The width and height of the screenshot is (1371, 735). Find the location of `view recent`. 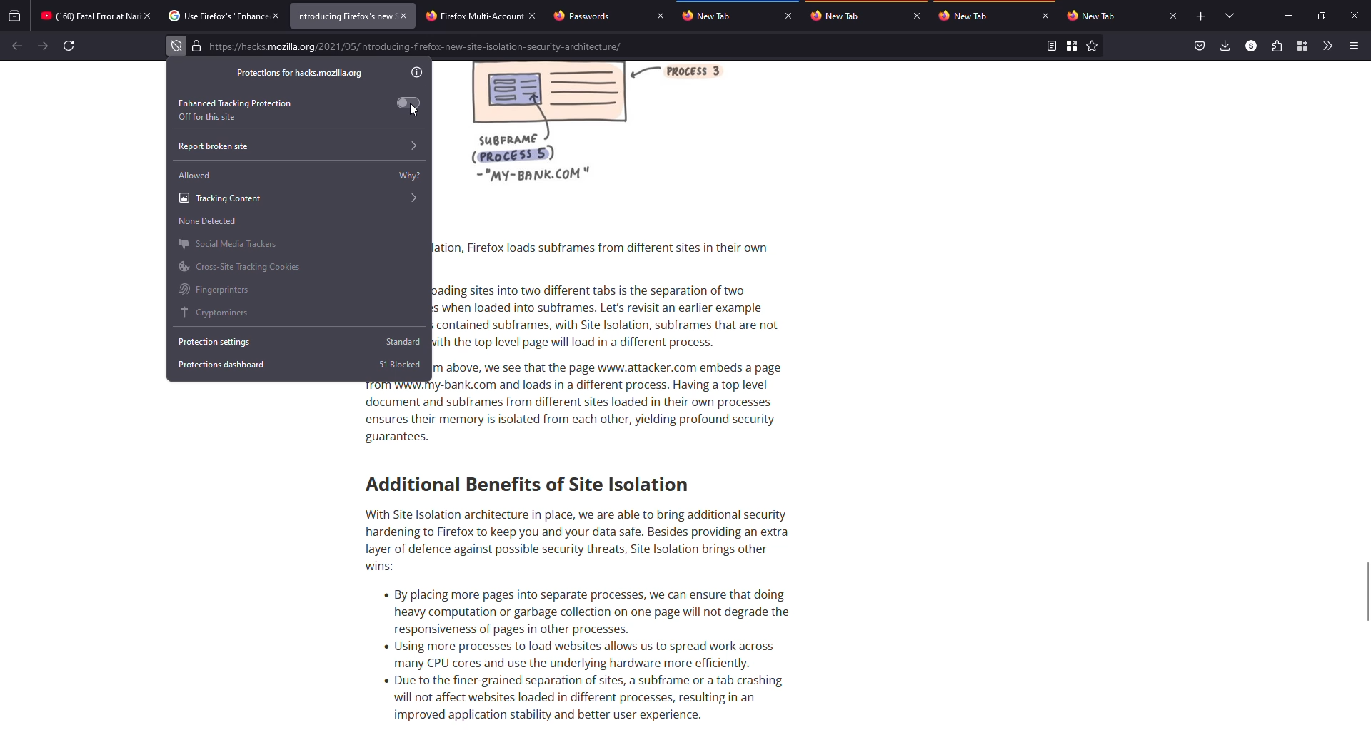

view recent is located at coordinates (15, 15).